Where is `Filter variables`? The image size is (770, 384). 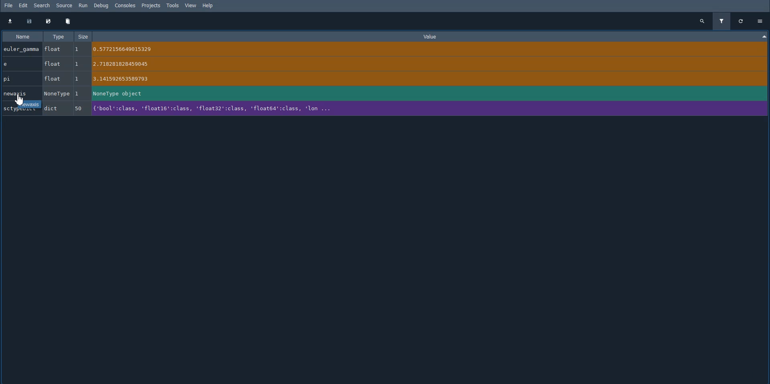 Filter variables is located at coordinates (723, 21).